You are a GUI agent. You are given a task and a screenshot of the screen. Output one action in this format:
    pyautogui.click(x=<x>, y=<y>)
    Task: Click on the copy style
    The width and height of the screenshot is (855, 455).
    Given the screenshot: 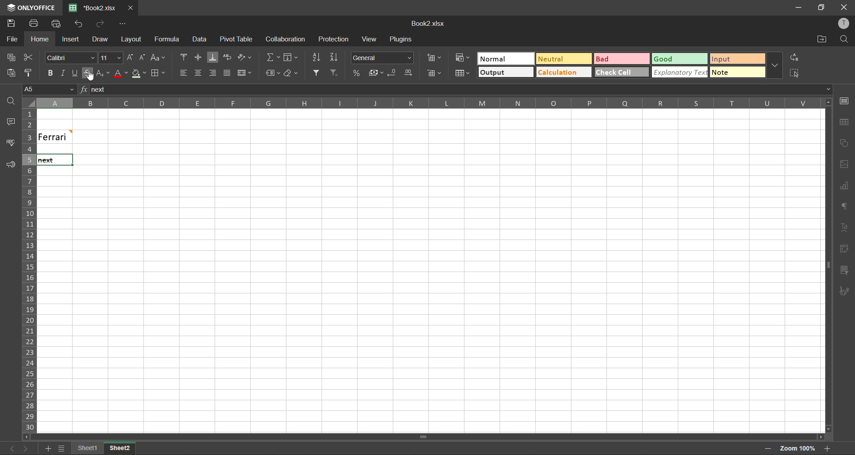 What is the action you would take?
    pyautogui.click(x=32, y=72)
    